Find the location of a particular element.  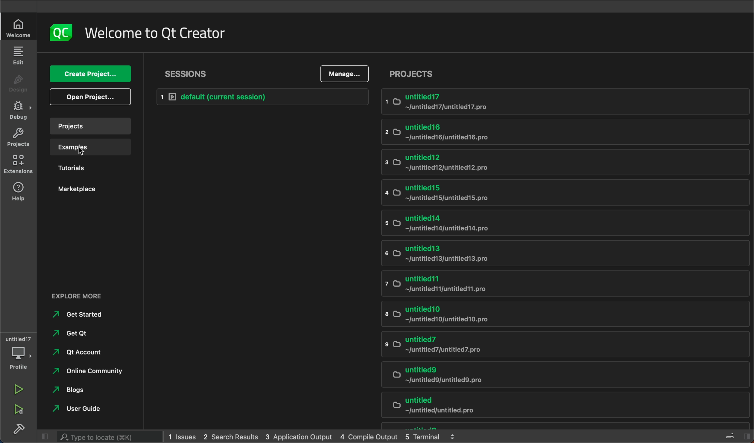

untitled14 is located at coordinates (559, 222).